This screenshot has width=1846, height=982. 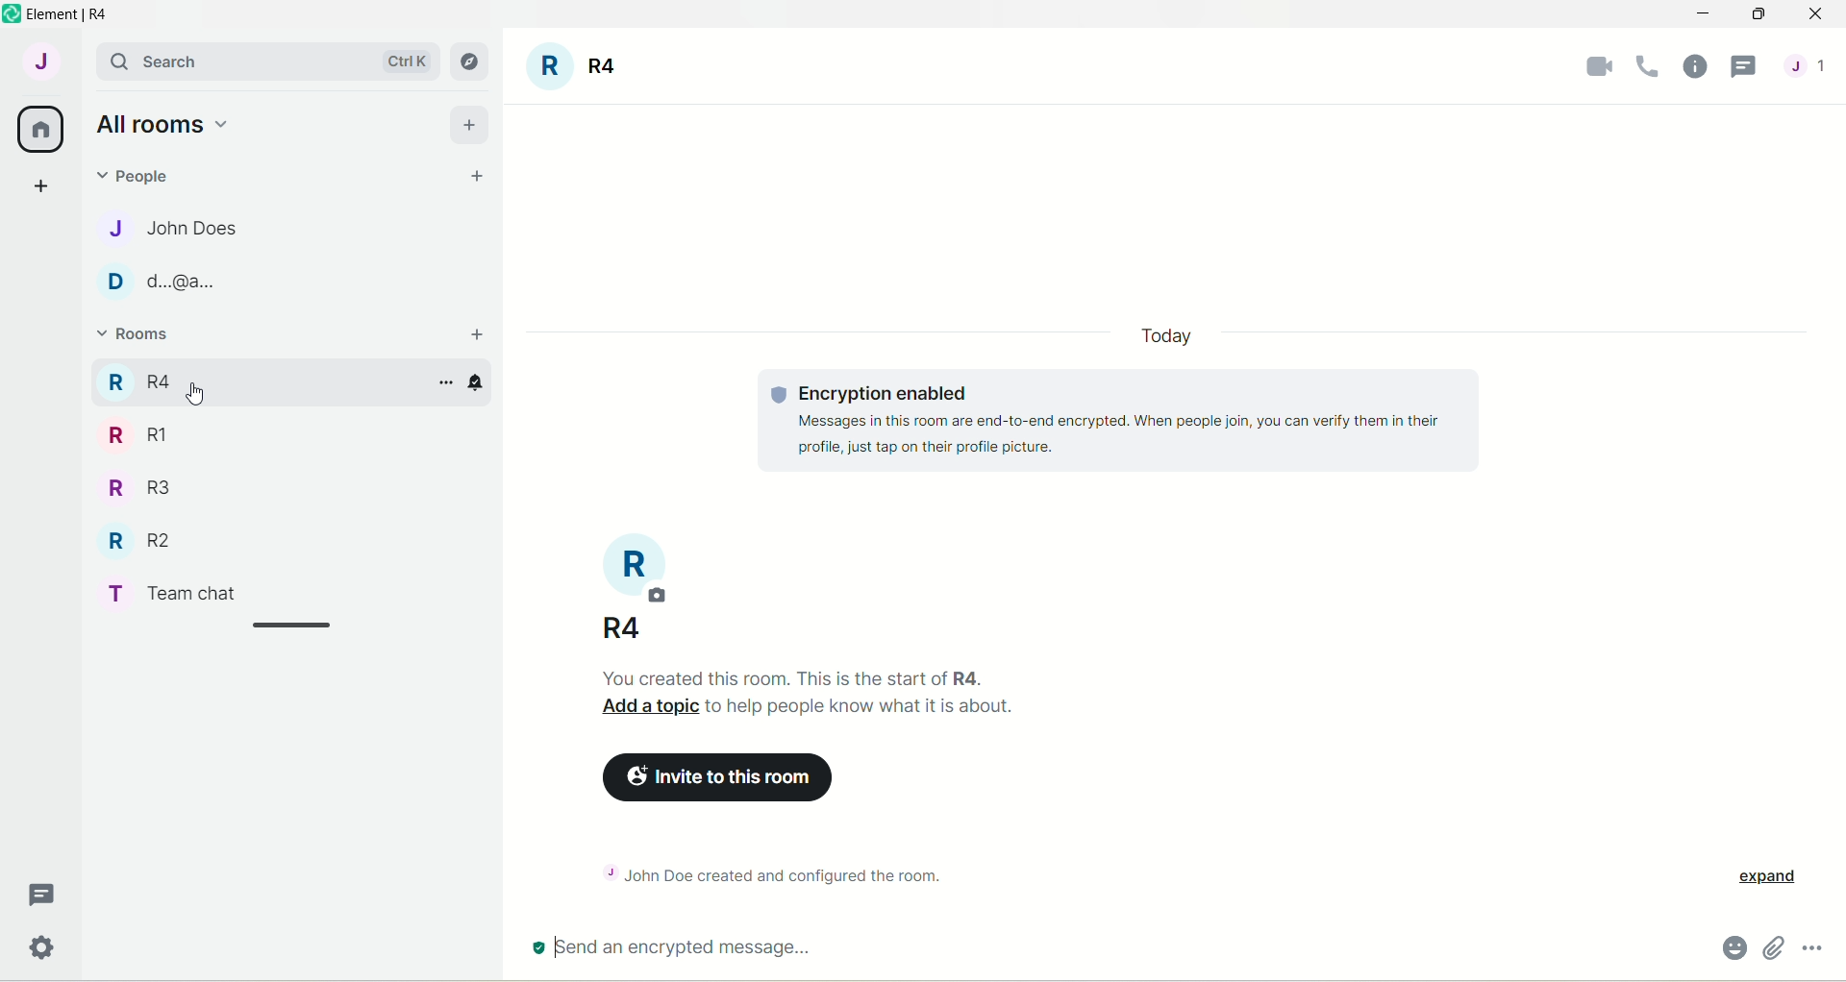 I want to click on You created this room. This is the start of R4.
Add a topic to help people know what it is about., so click(x=870, y=695).